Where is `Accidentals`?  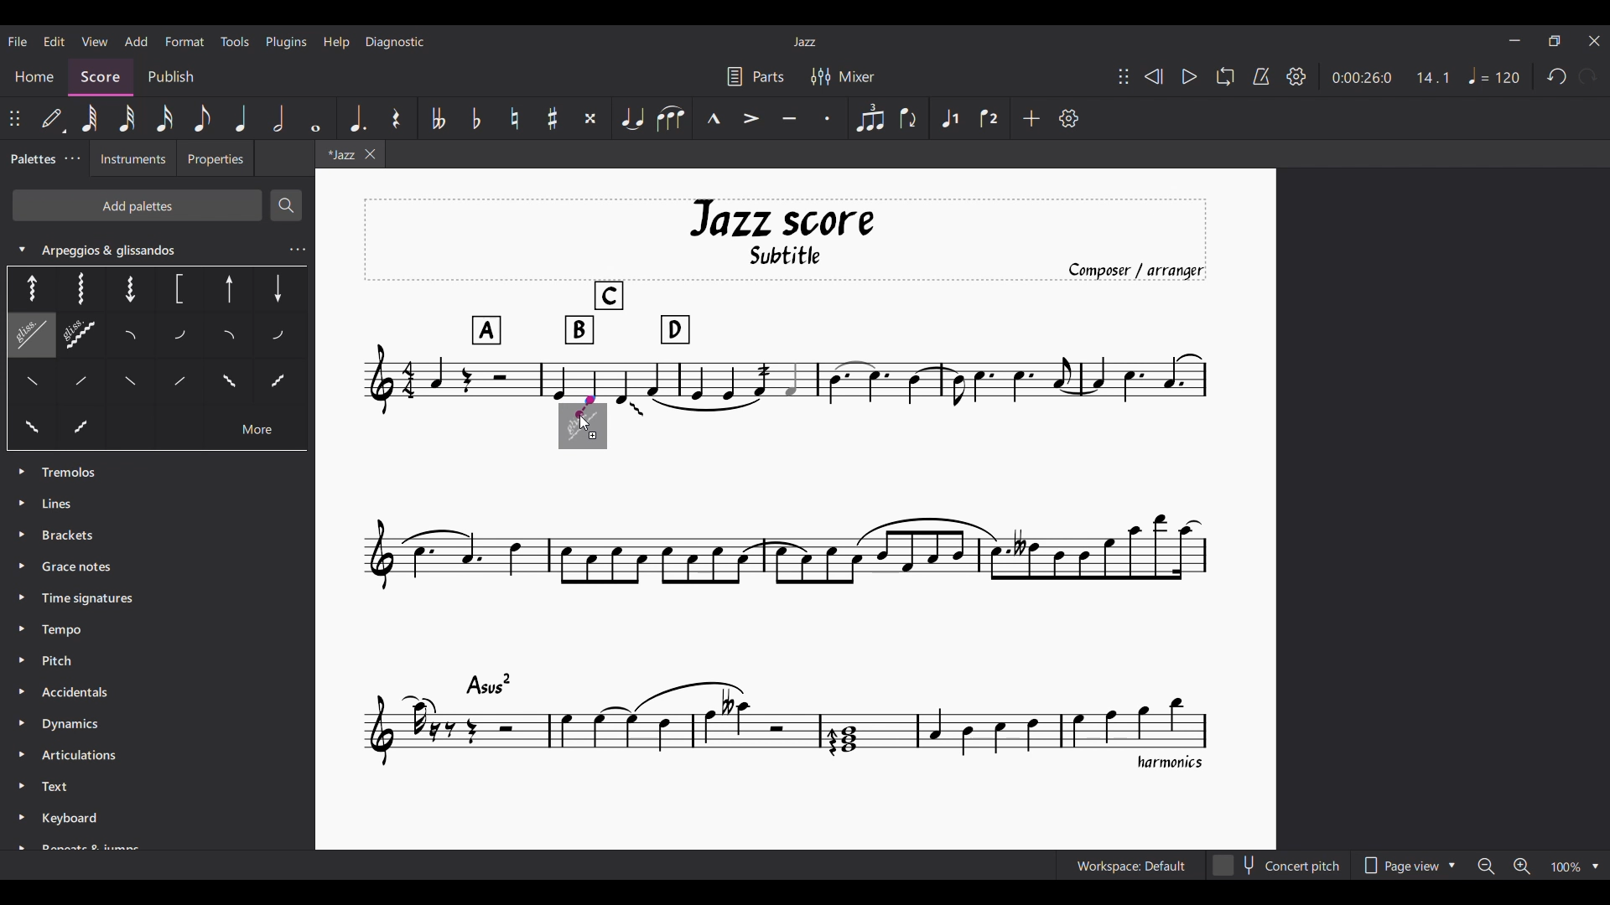
Accidentals is located at coordinates (84, 689).